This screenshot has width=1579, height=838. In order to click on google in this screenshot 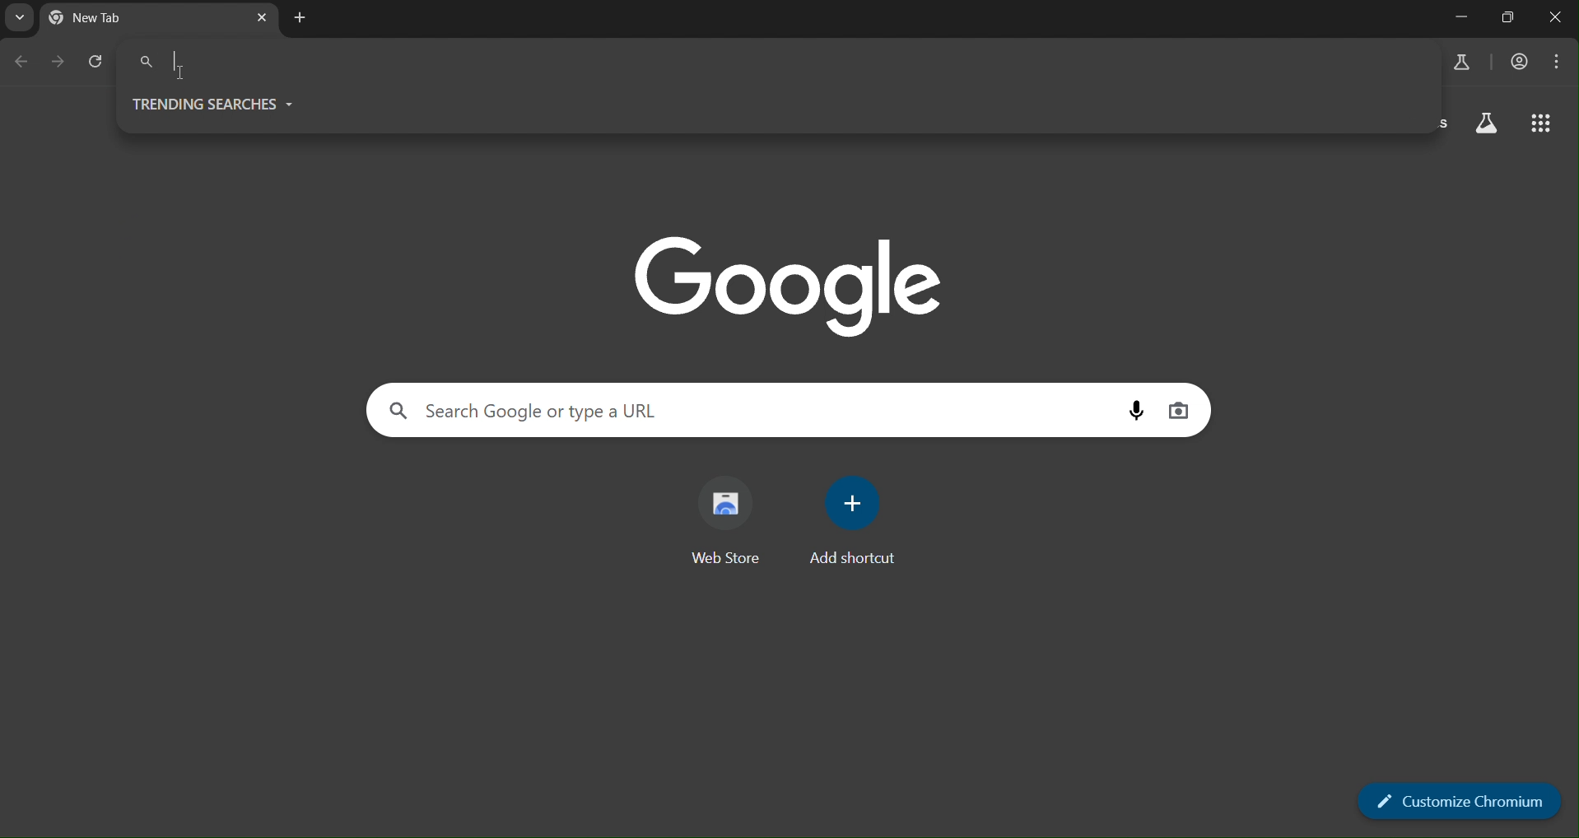, I will do `click(785, 281)`.